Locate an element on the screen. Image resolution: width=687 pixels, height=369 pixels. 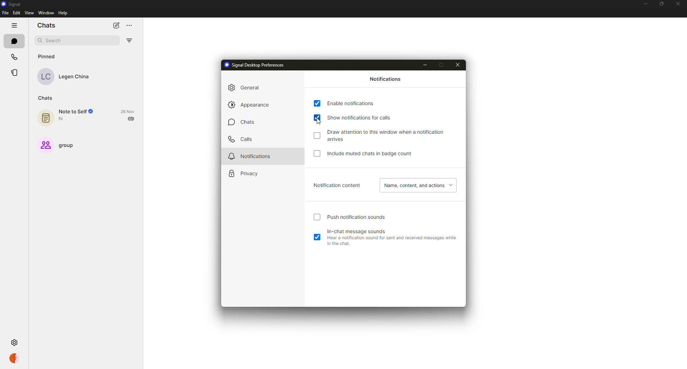
privacy is located at coordinates (245, 173).